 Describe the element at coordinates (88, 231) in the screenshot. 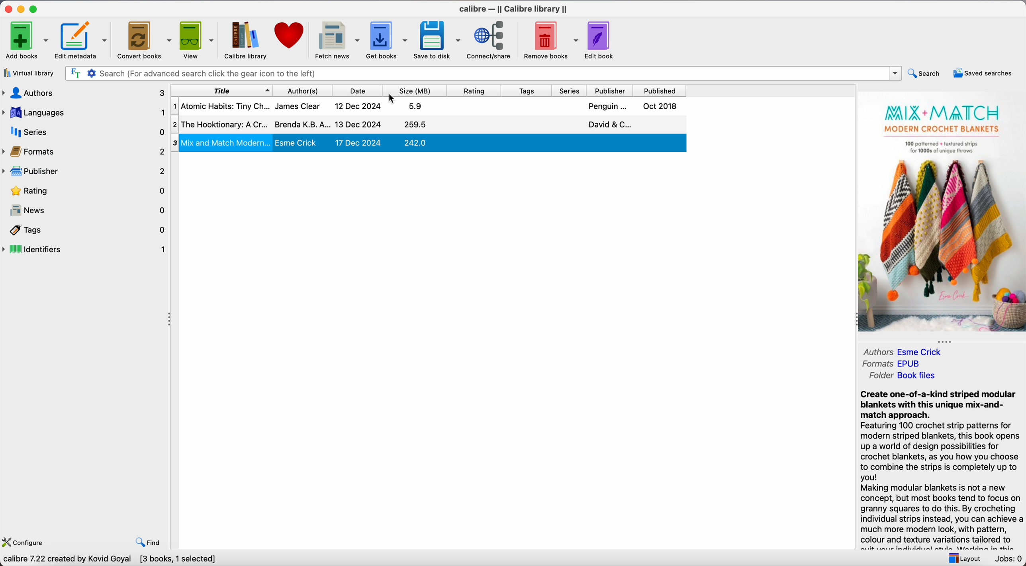

I see `tags` at that location.